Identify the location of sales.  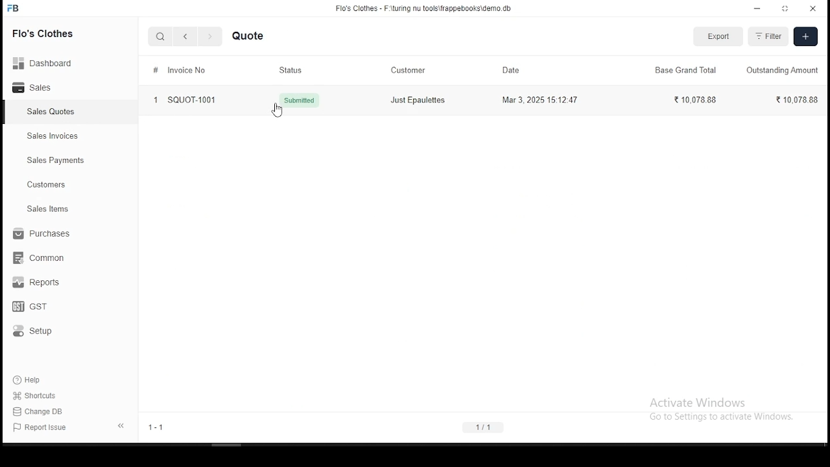
(41, 88).